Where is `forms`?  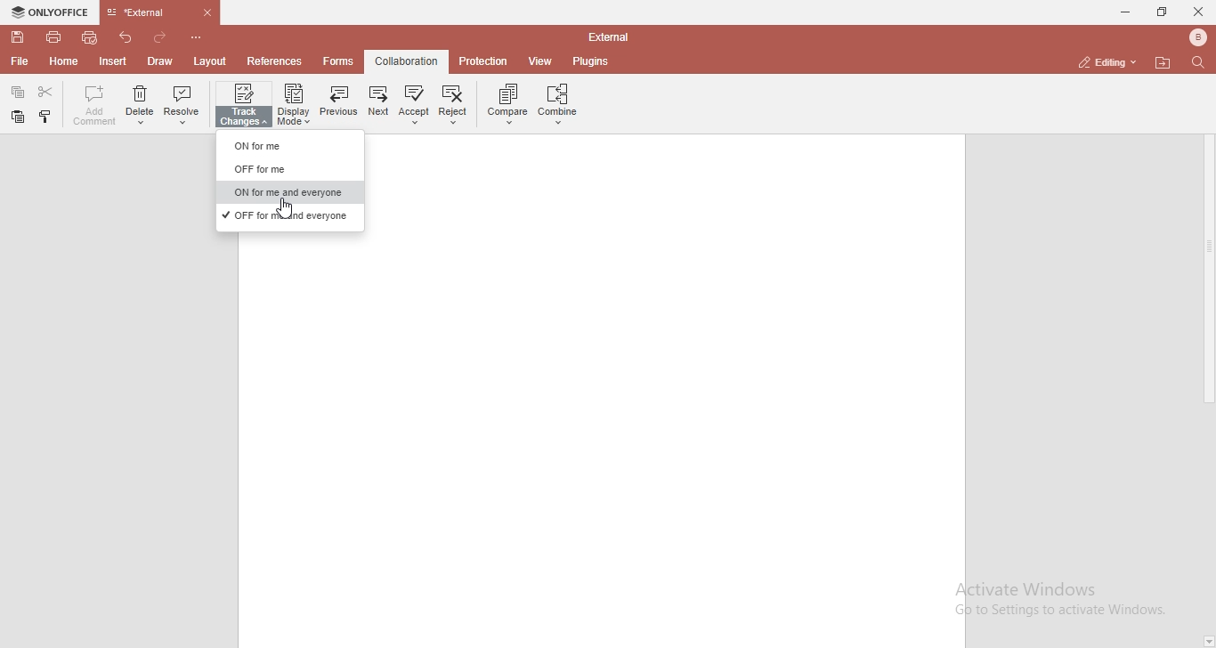
forms is located at coordinates (341, 61).